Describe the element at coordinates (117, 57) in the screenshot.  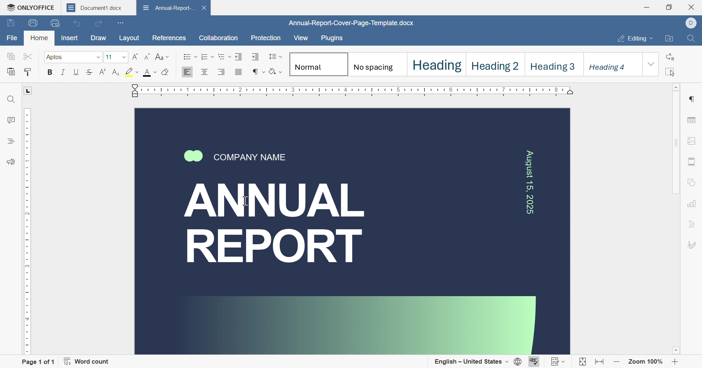
I see `font size` at that location.